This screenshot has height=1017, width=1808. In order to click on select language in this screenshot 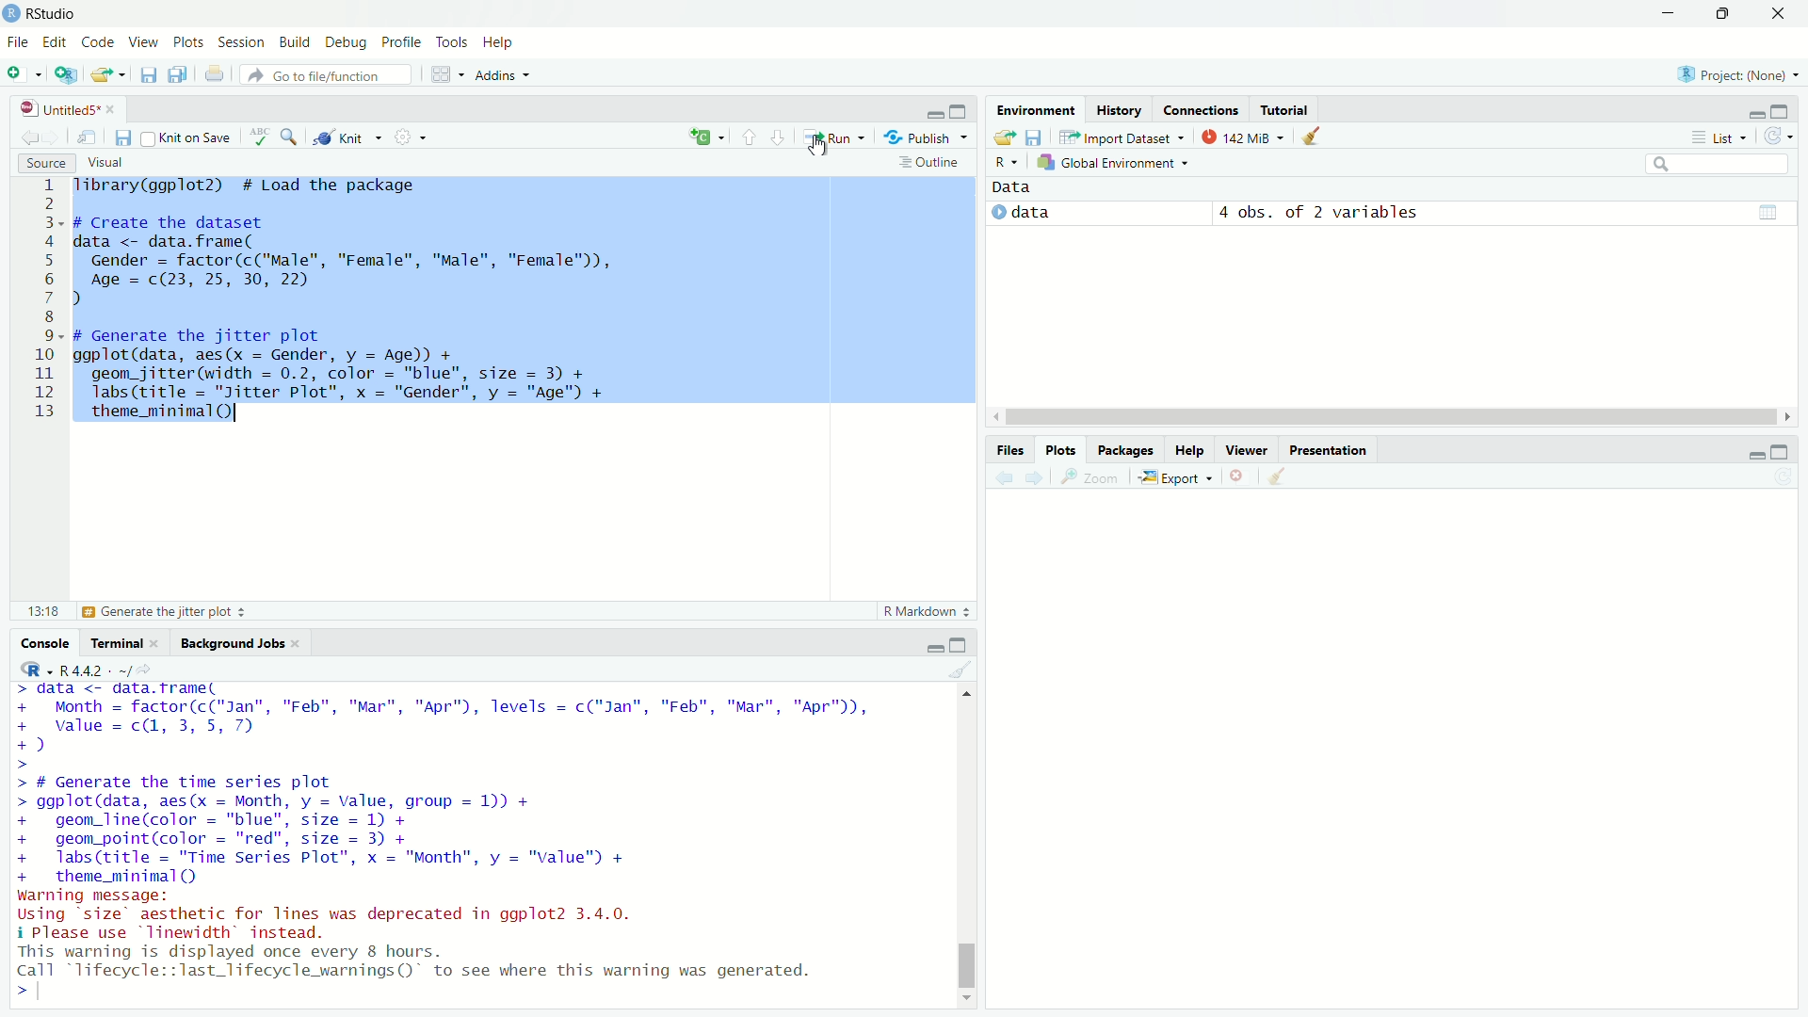, I will do `click(1004, 164)`.